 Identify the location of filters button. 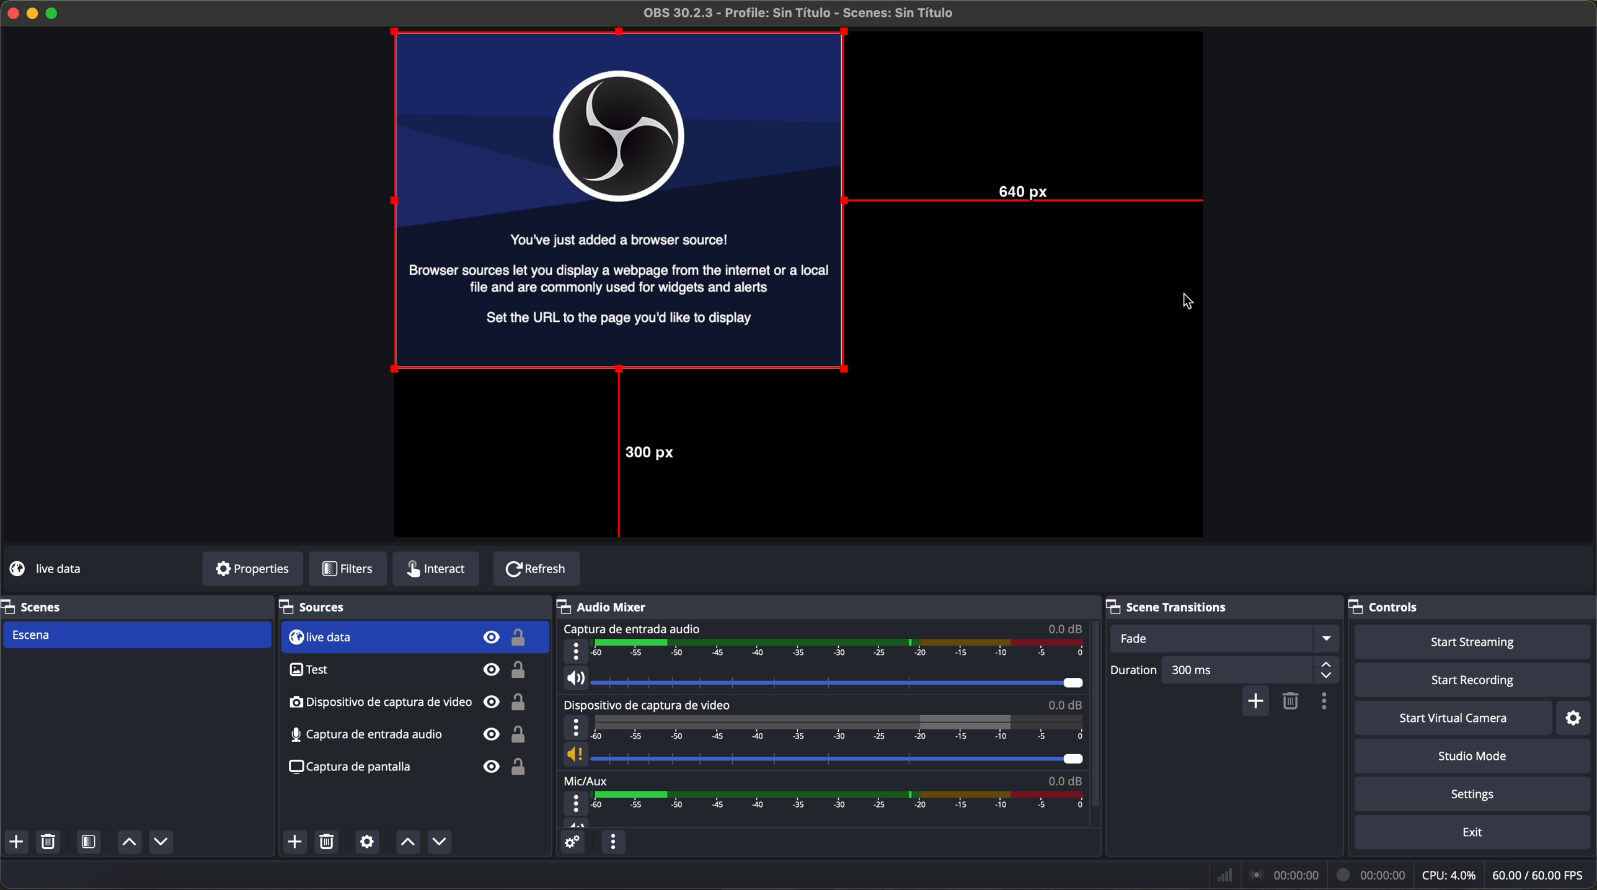
(347, 567).